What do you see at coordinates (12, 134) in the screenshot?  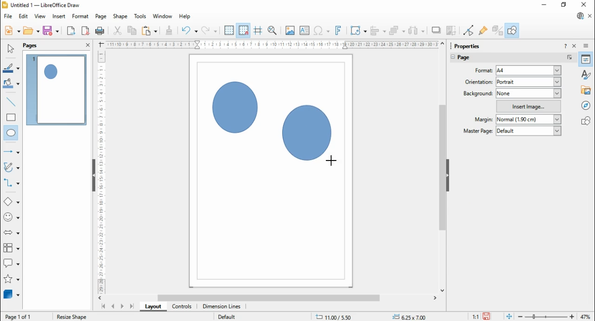 I see `ellipse` at bounding box center [12, 134].